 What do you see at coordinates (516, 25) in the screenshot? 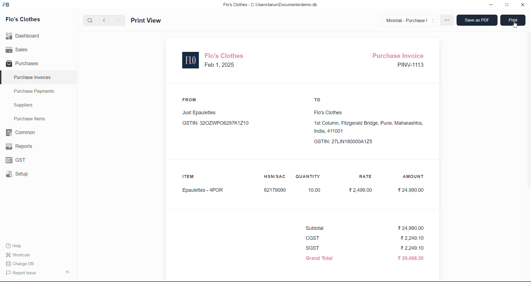
I see `cursor` at bounding box center [516, 25].